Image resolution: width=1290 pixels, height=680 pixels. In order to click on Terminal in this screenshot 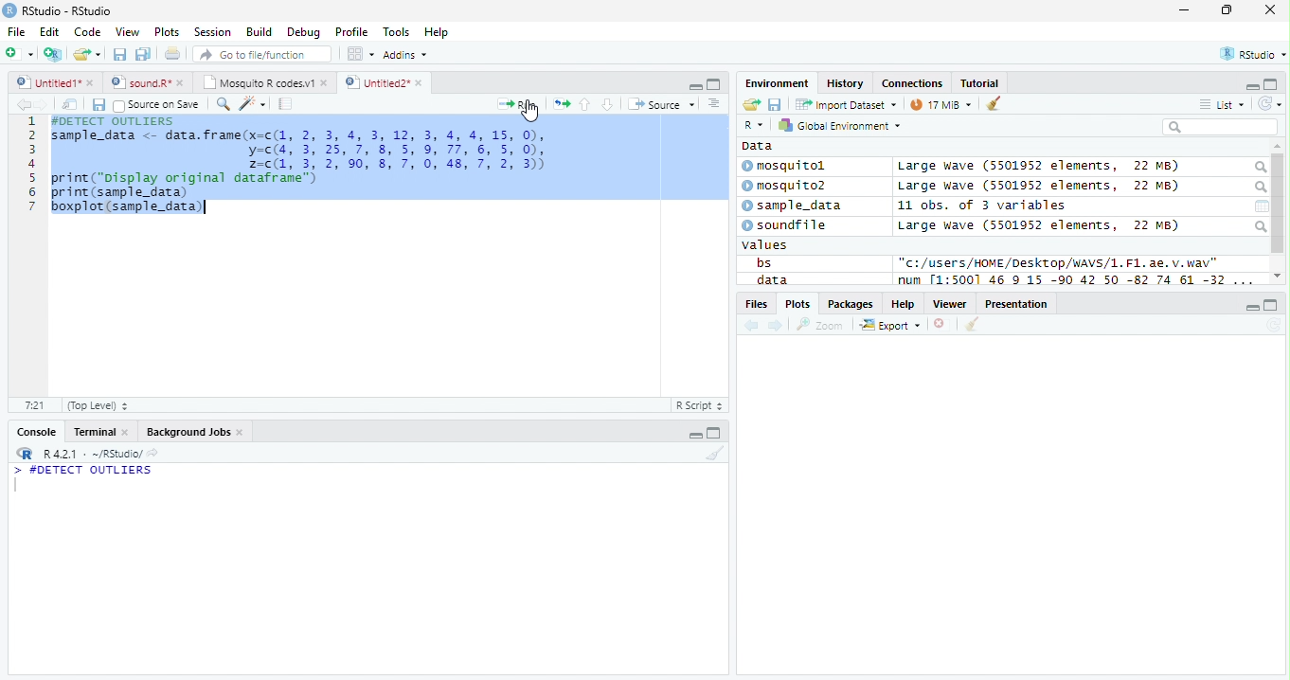, I will do `click(99, 432)`.